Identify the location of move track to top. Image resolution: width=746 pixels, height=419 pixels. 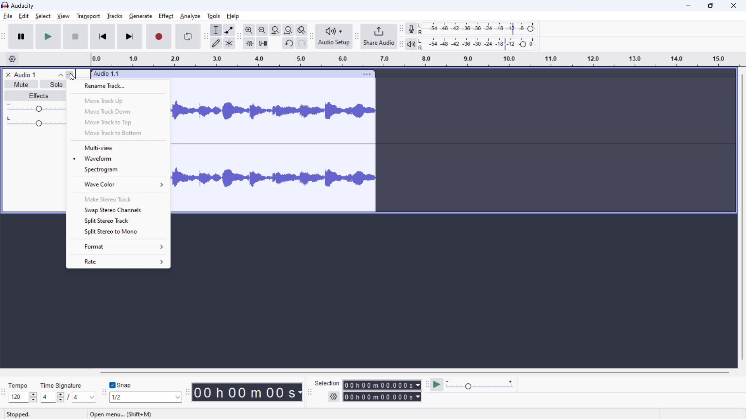
(119, 122).